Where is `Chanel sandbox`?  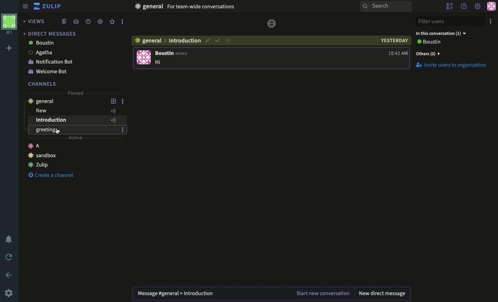 Chanel sandbox is located at coordinates (73, 156).